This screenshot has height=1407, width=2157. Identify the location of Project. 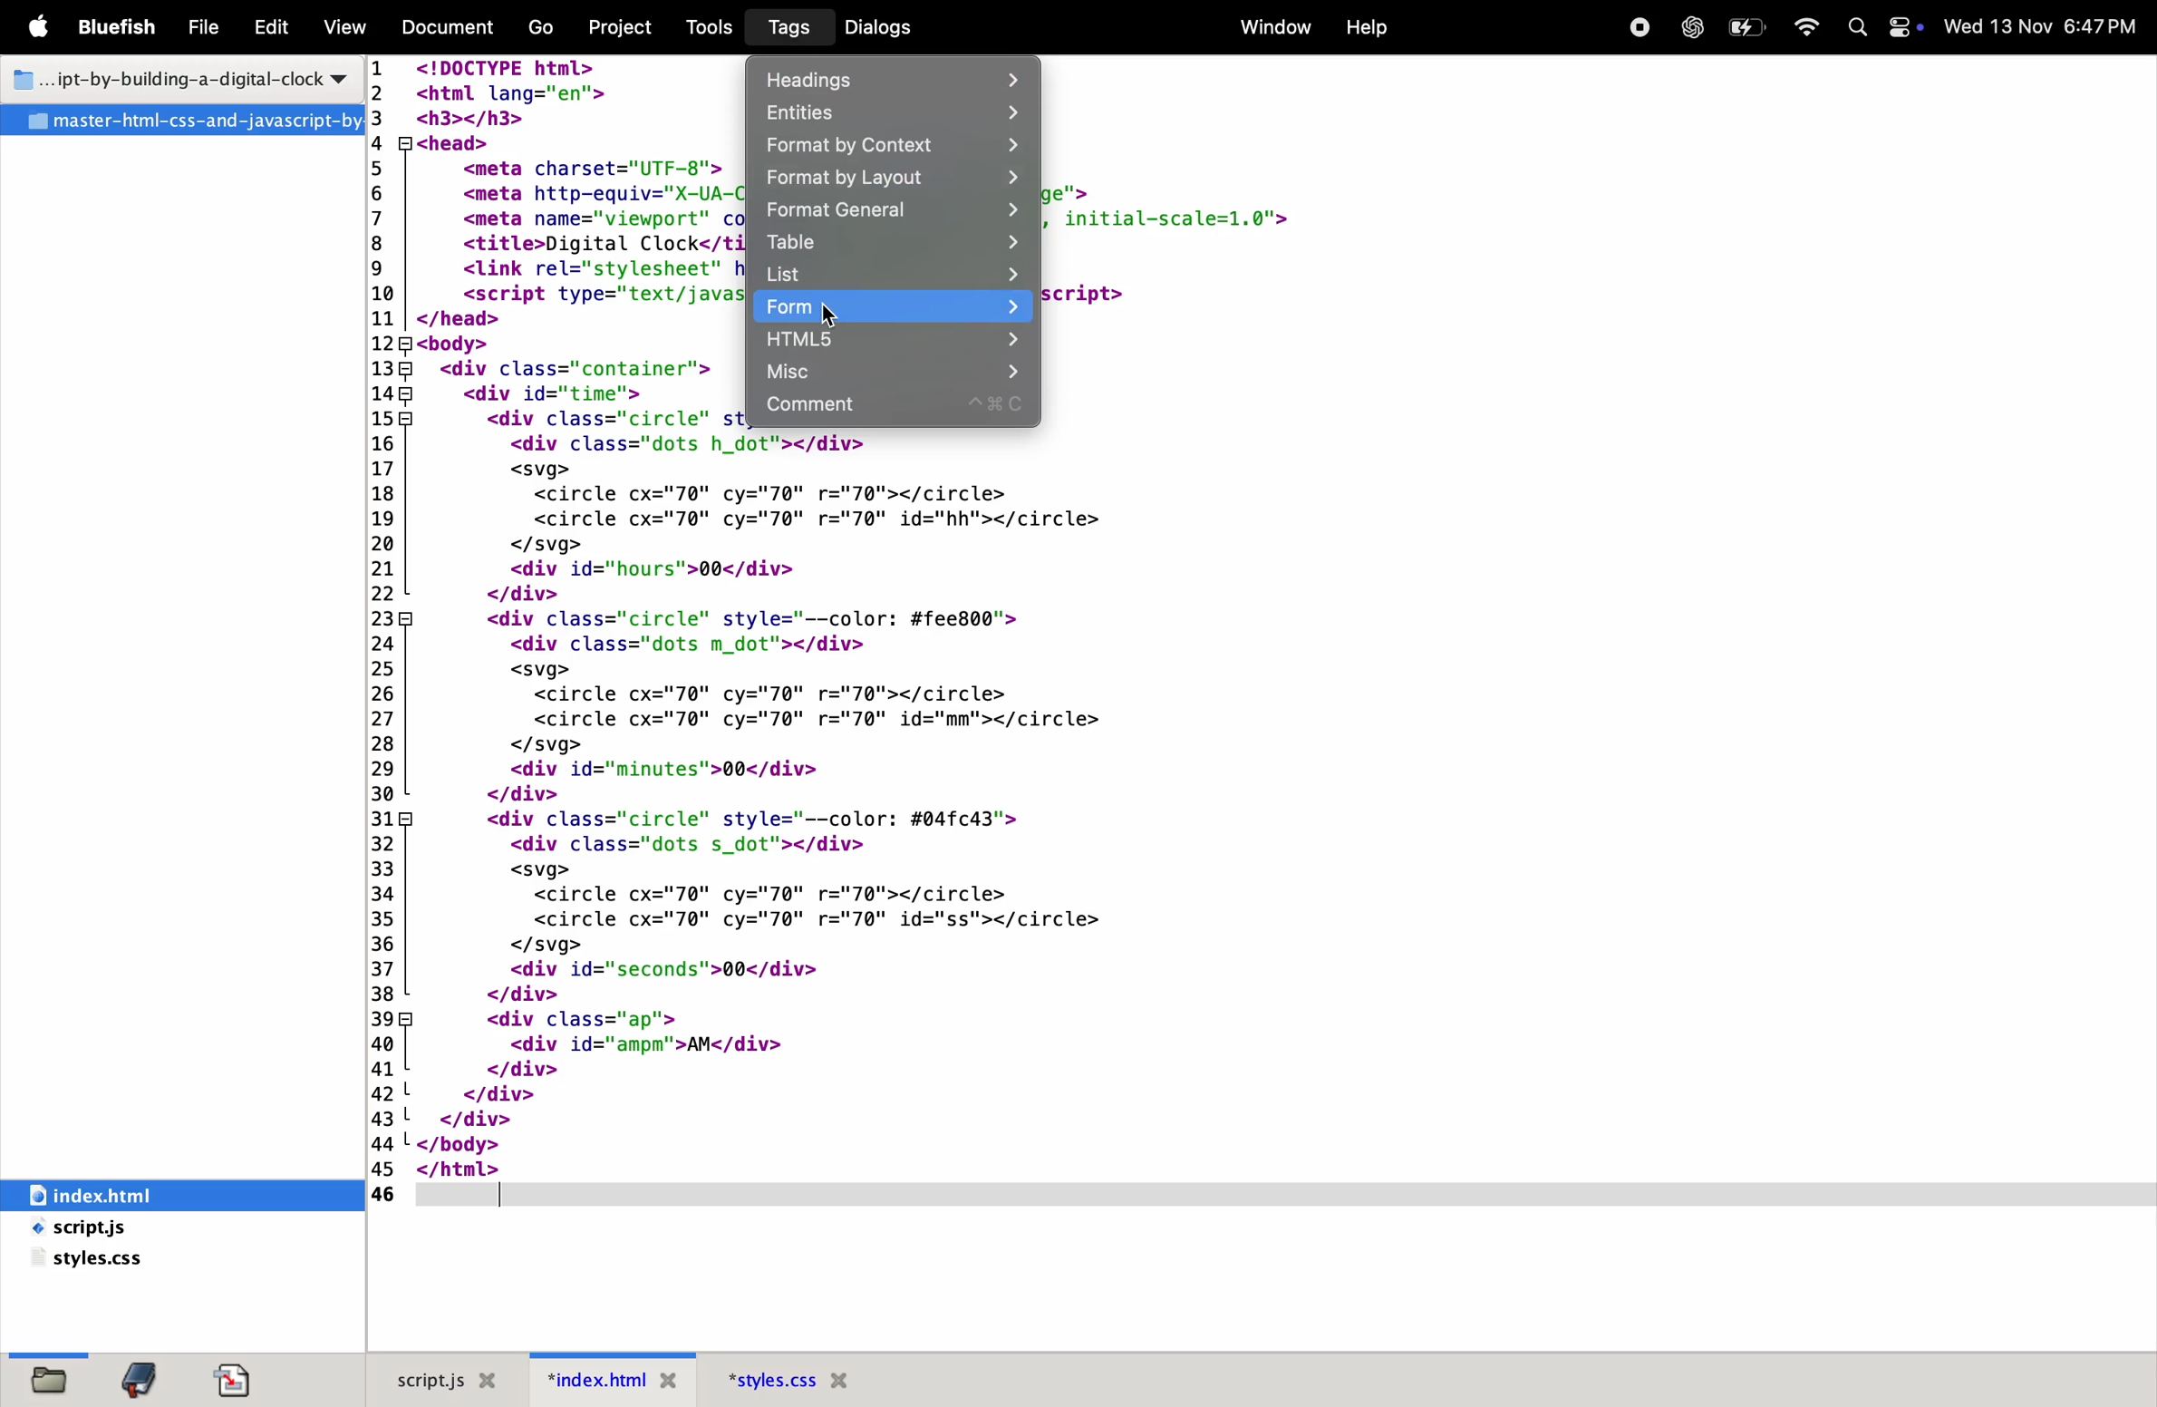
(616, 27).